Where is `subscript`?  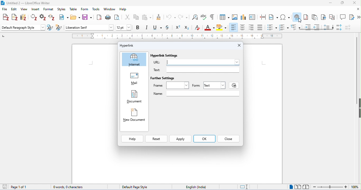 subscript is located at coordinates (187, 27).